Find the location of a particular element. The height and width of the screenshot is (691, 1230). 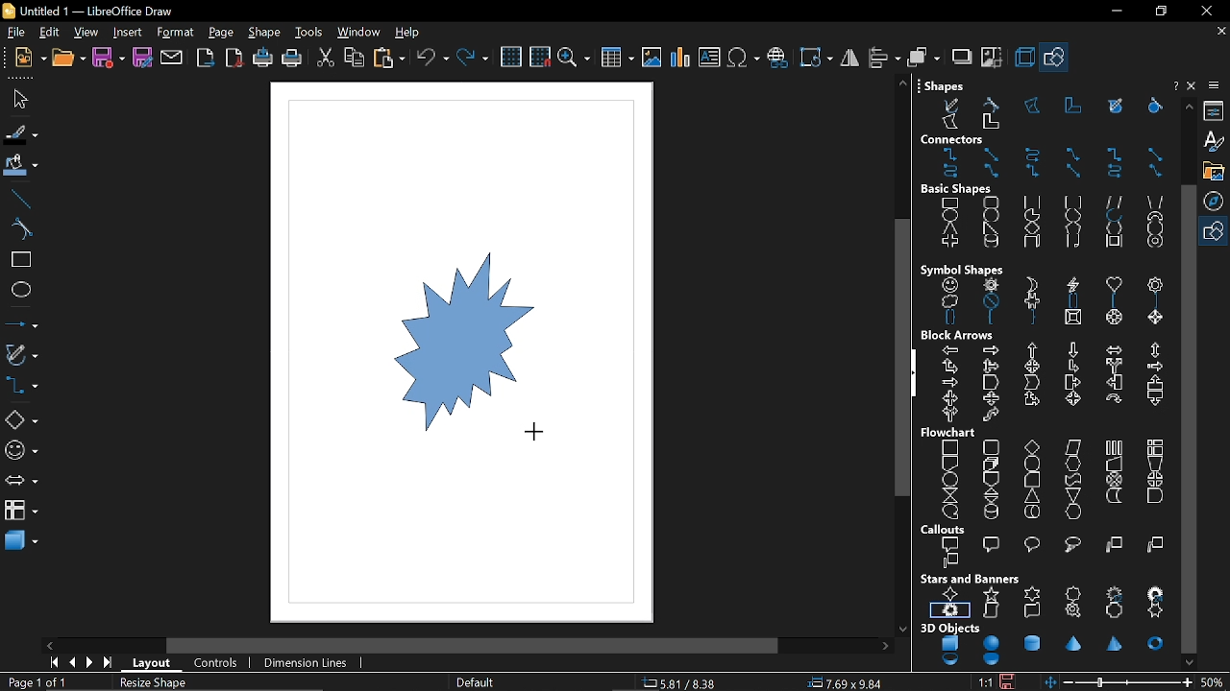

save as is located at coordinates (142, 58).